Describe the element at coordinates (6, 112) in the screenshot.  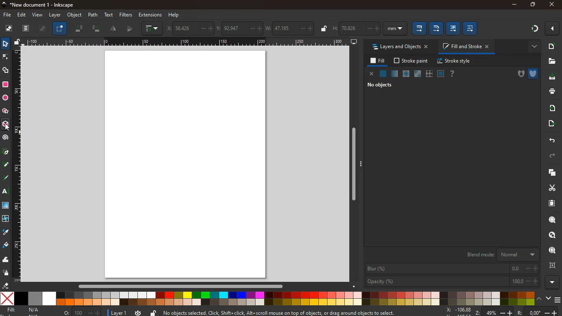
I see `star` at that location.